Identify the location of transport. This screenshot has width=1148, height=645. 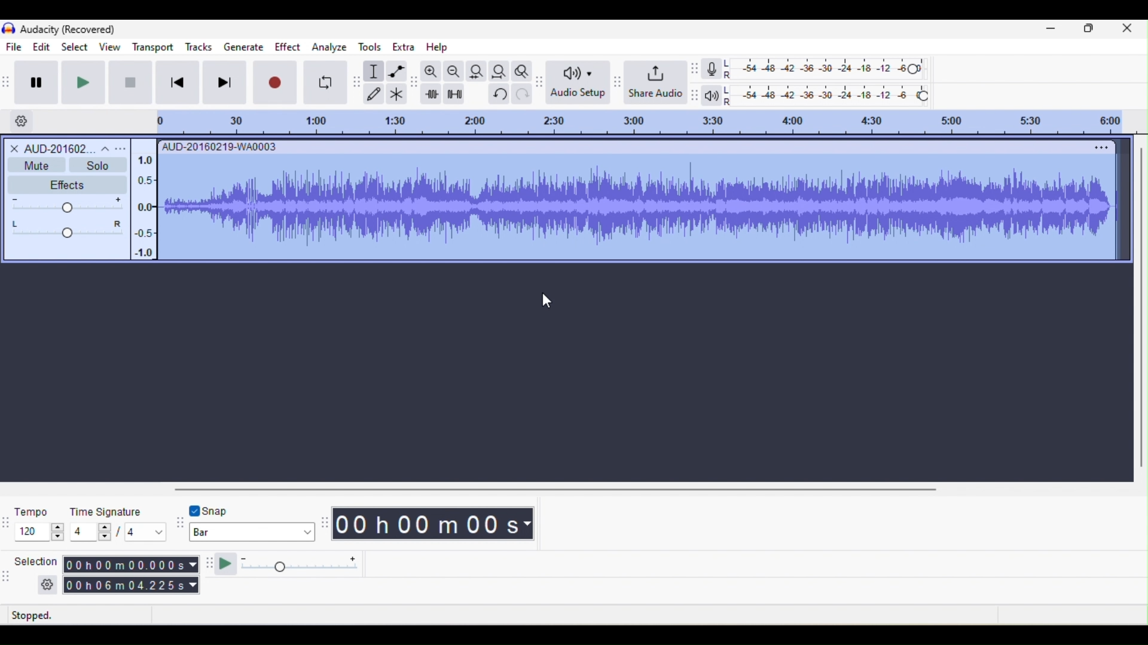
(152, 47).